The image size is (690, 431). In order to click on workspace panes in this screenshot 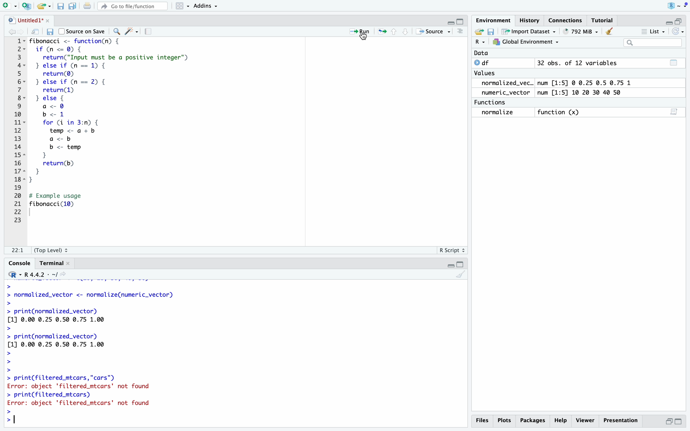, I will do `click(180, 5)`.